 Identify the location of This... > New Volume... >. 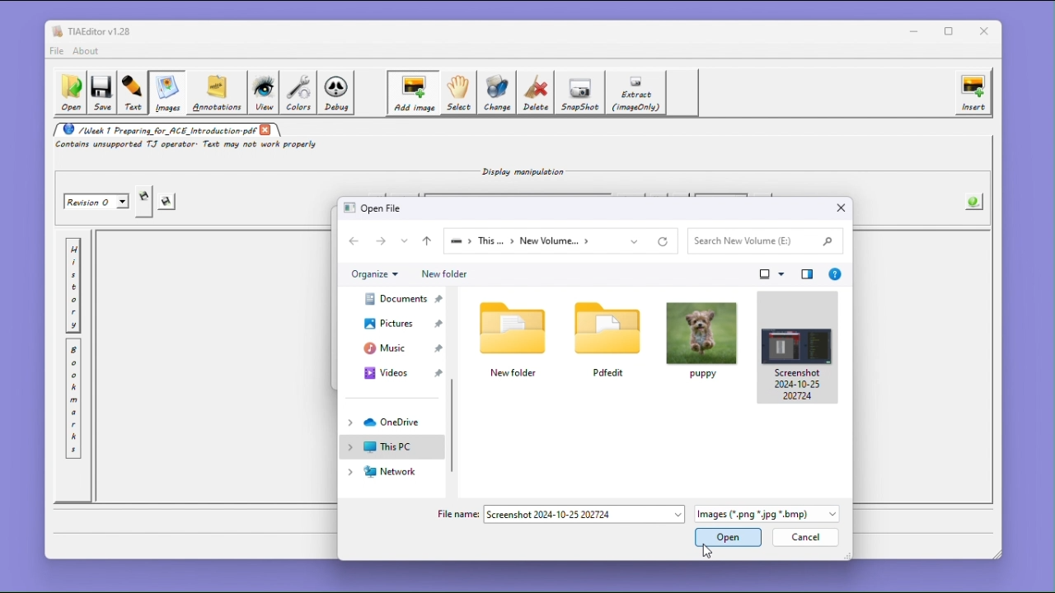
(542, 241).